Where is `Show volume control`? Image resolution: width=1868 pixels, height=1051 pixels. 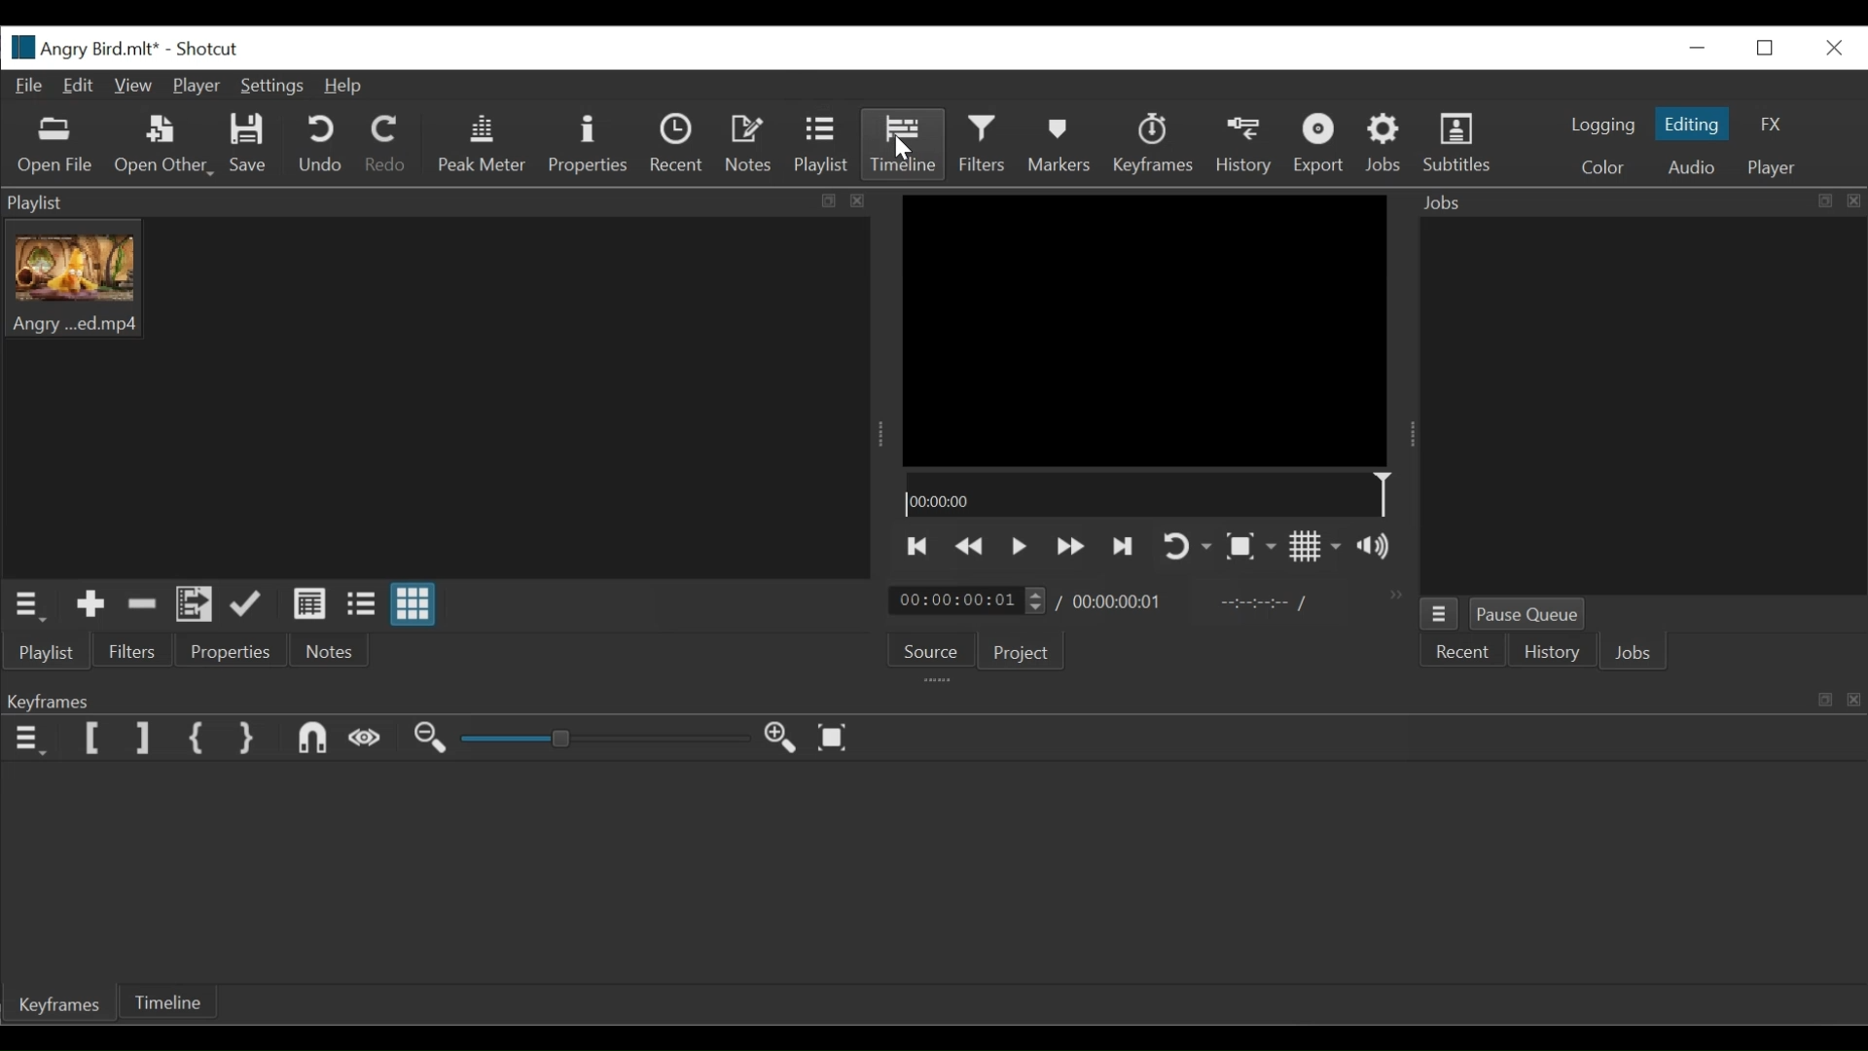
Show volume control is located at coordinates (1374, 547).